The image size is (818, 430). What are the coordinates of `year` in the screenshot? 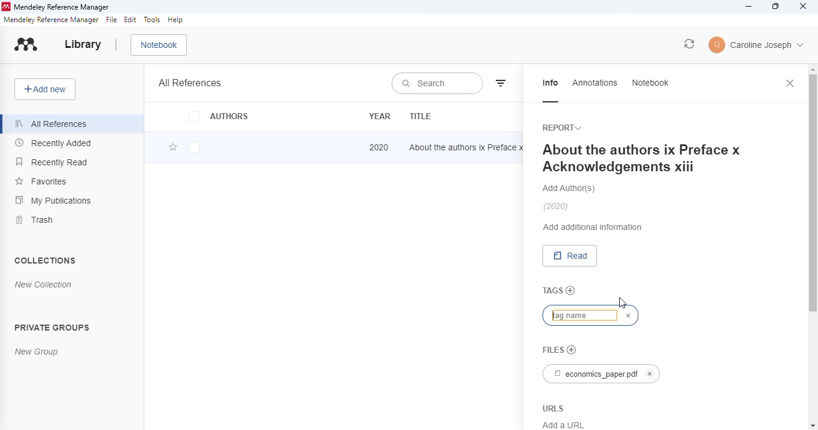 It's located at (380, 116).